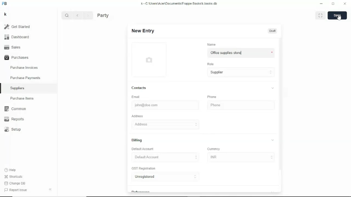  Describe the element at coordinates (137, 116) in the screenshot. I see `Address` at that location.